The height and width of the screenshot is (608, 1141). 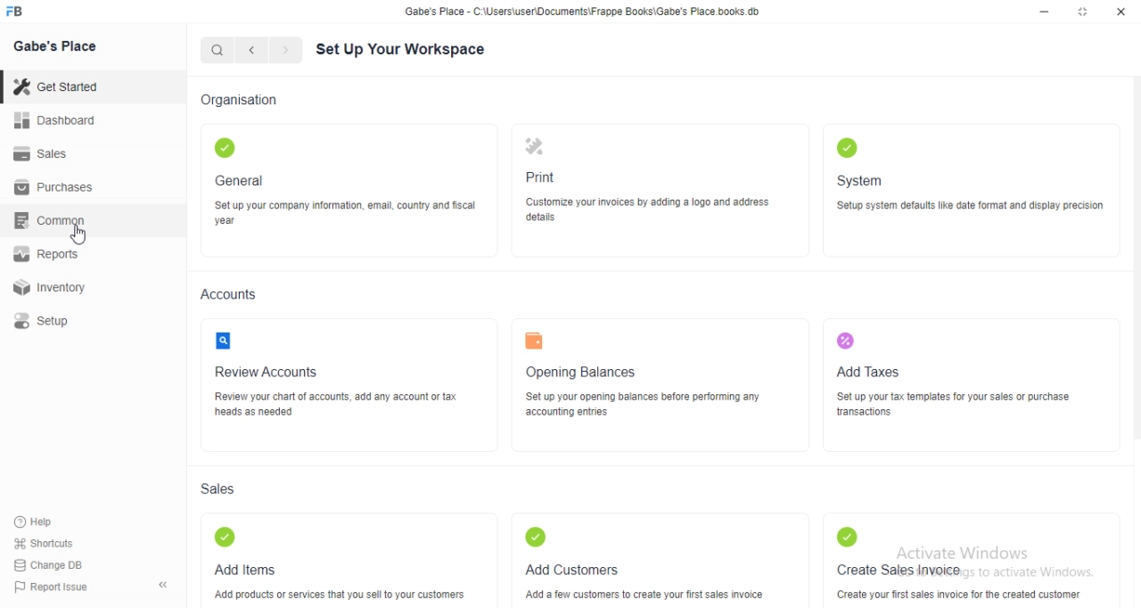 What do you see at coordinates (57, 45) in the screenshot?
I see `Gabe's Place` at bounding box center [57, 45].